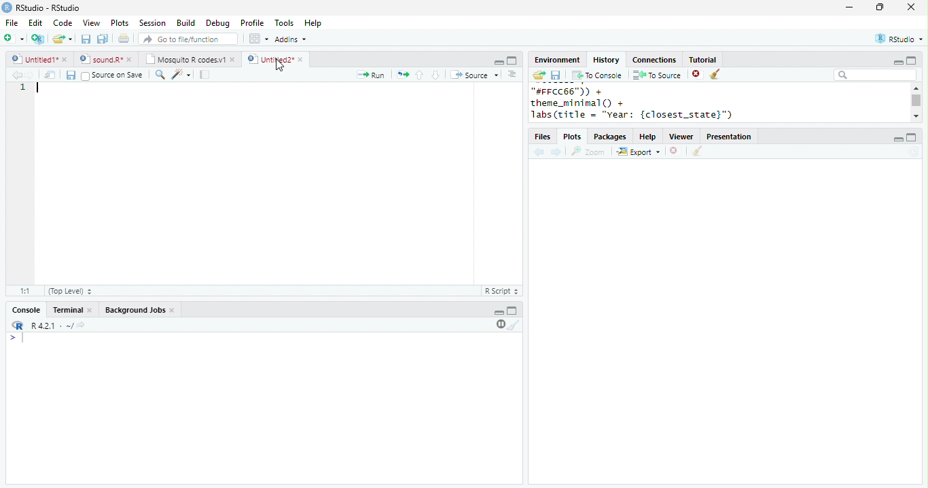 Image resolution: width=928 pixels, height=488 pixels. I want to click on down, so click(435, 75).